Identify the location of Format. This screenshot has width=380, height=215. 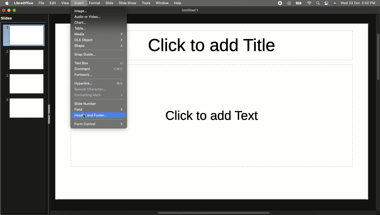
(95, 3).